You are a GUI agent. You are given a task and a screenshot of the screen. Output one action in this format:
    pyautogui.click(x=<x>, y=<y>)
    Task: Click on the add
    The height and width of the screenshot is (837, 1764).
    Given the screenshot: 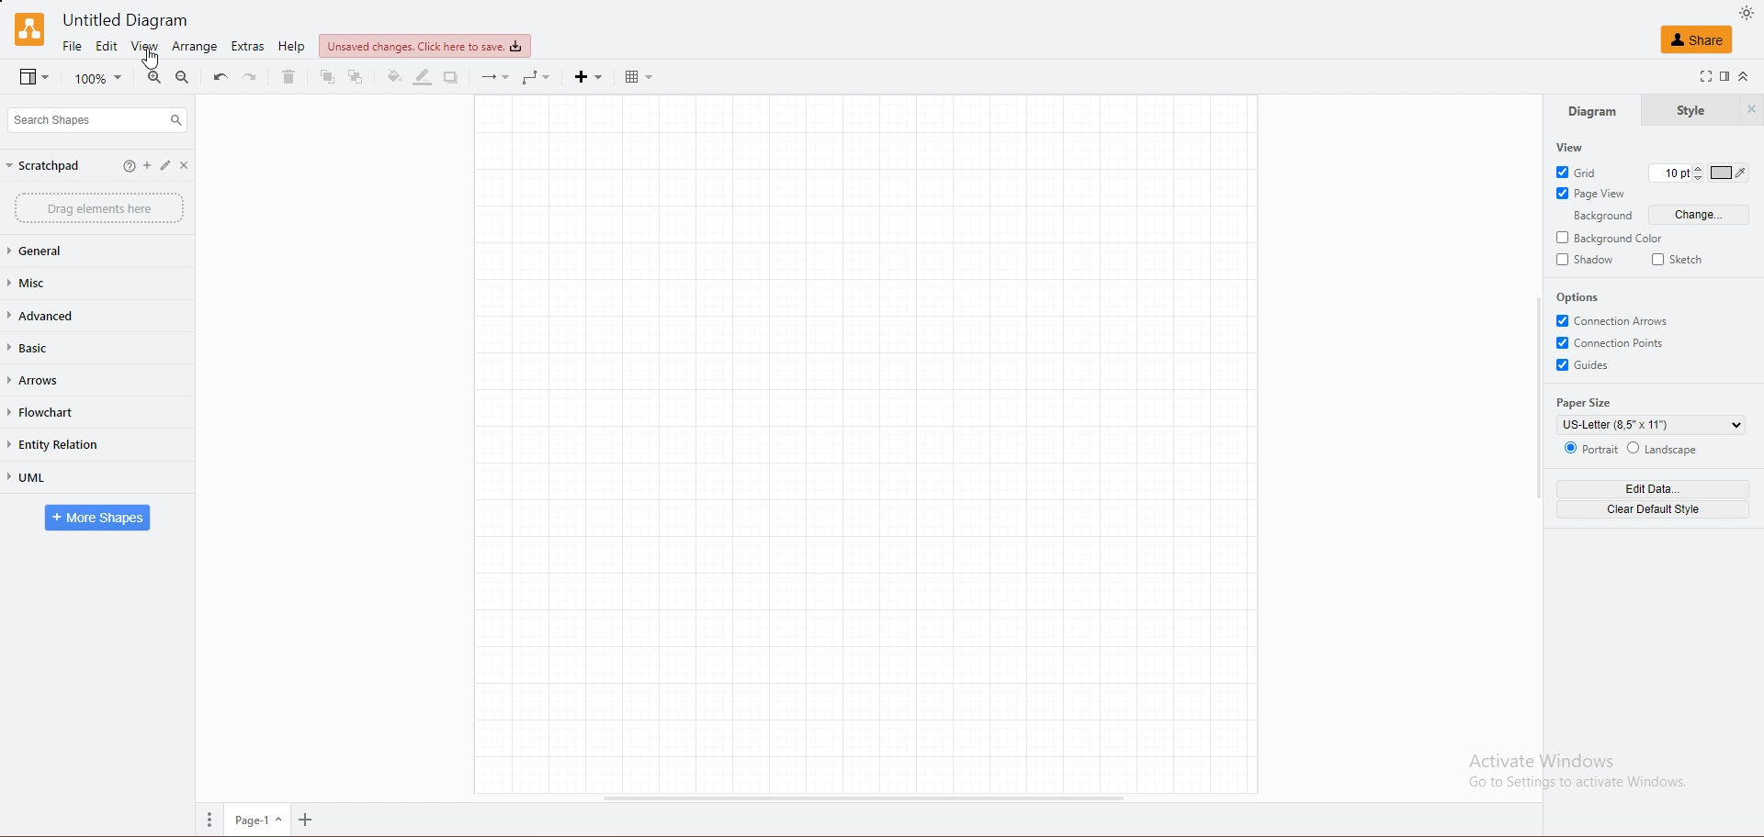 What is the action you would take?
    pyautogui.click(x=144, y=166)
    